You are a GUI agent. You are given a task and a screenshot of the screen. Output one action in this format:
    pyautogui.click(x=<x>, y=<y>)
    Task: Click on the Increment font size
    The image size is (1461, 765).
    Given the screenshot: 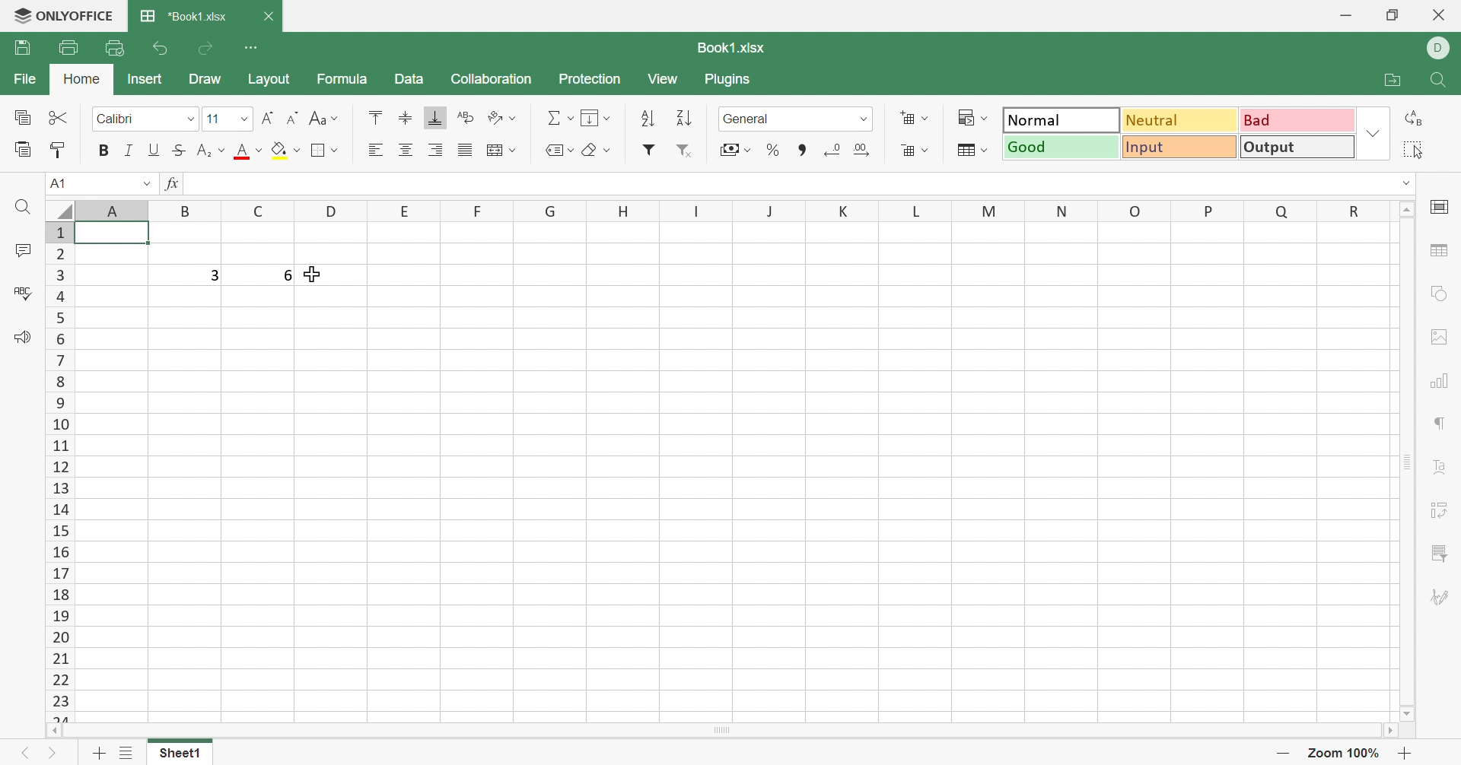 What is the action you would take?
    pyautogui.click(x=268, y=119)
    